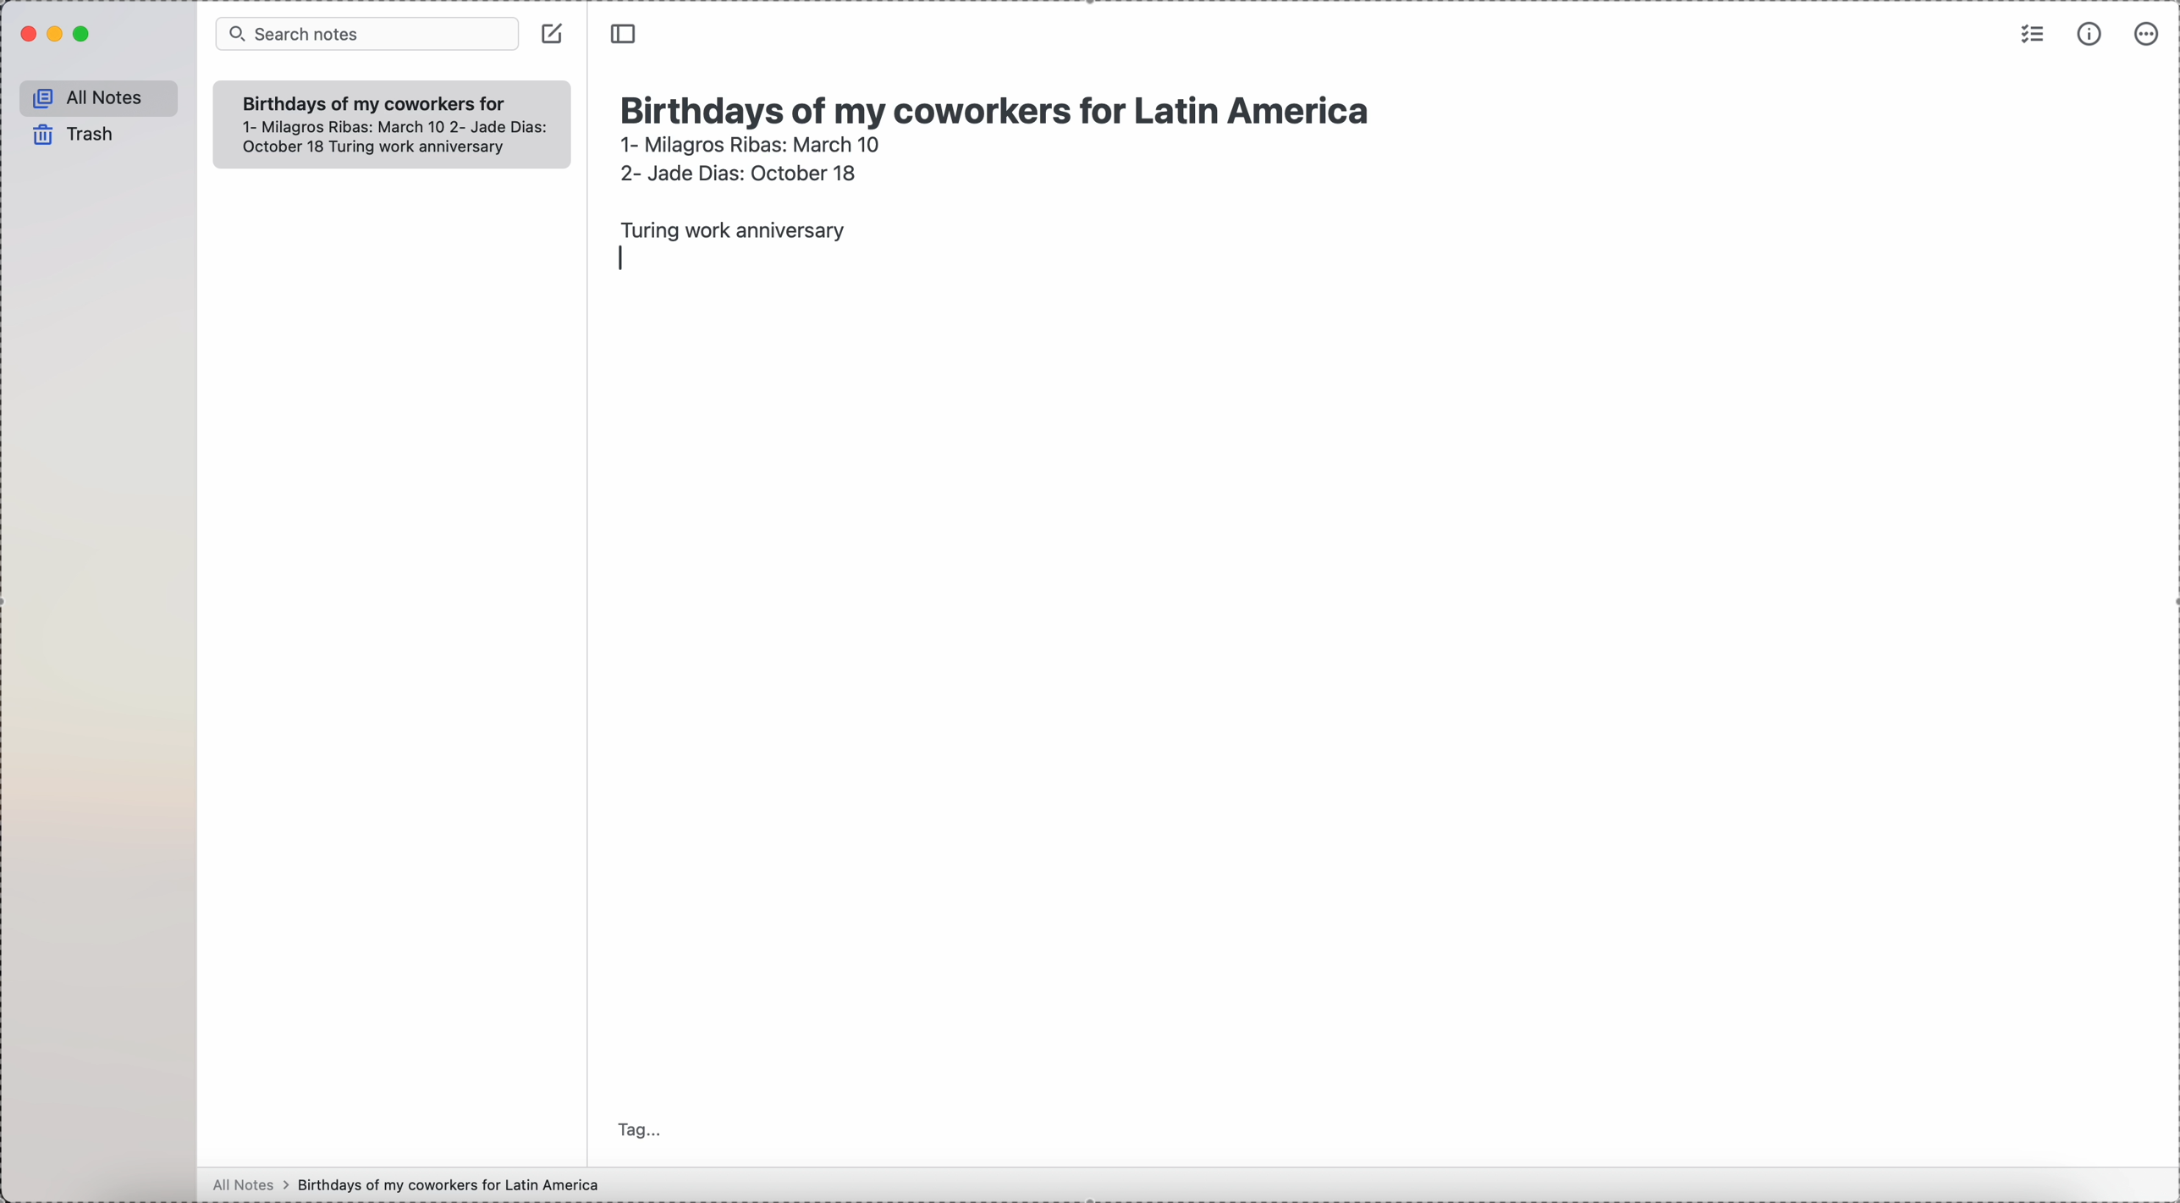 The height and width of the screenshot is (1203, 2180). I want to click on 1- Milagros, so click(750, 144).